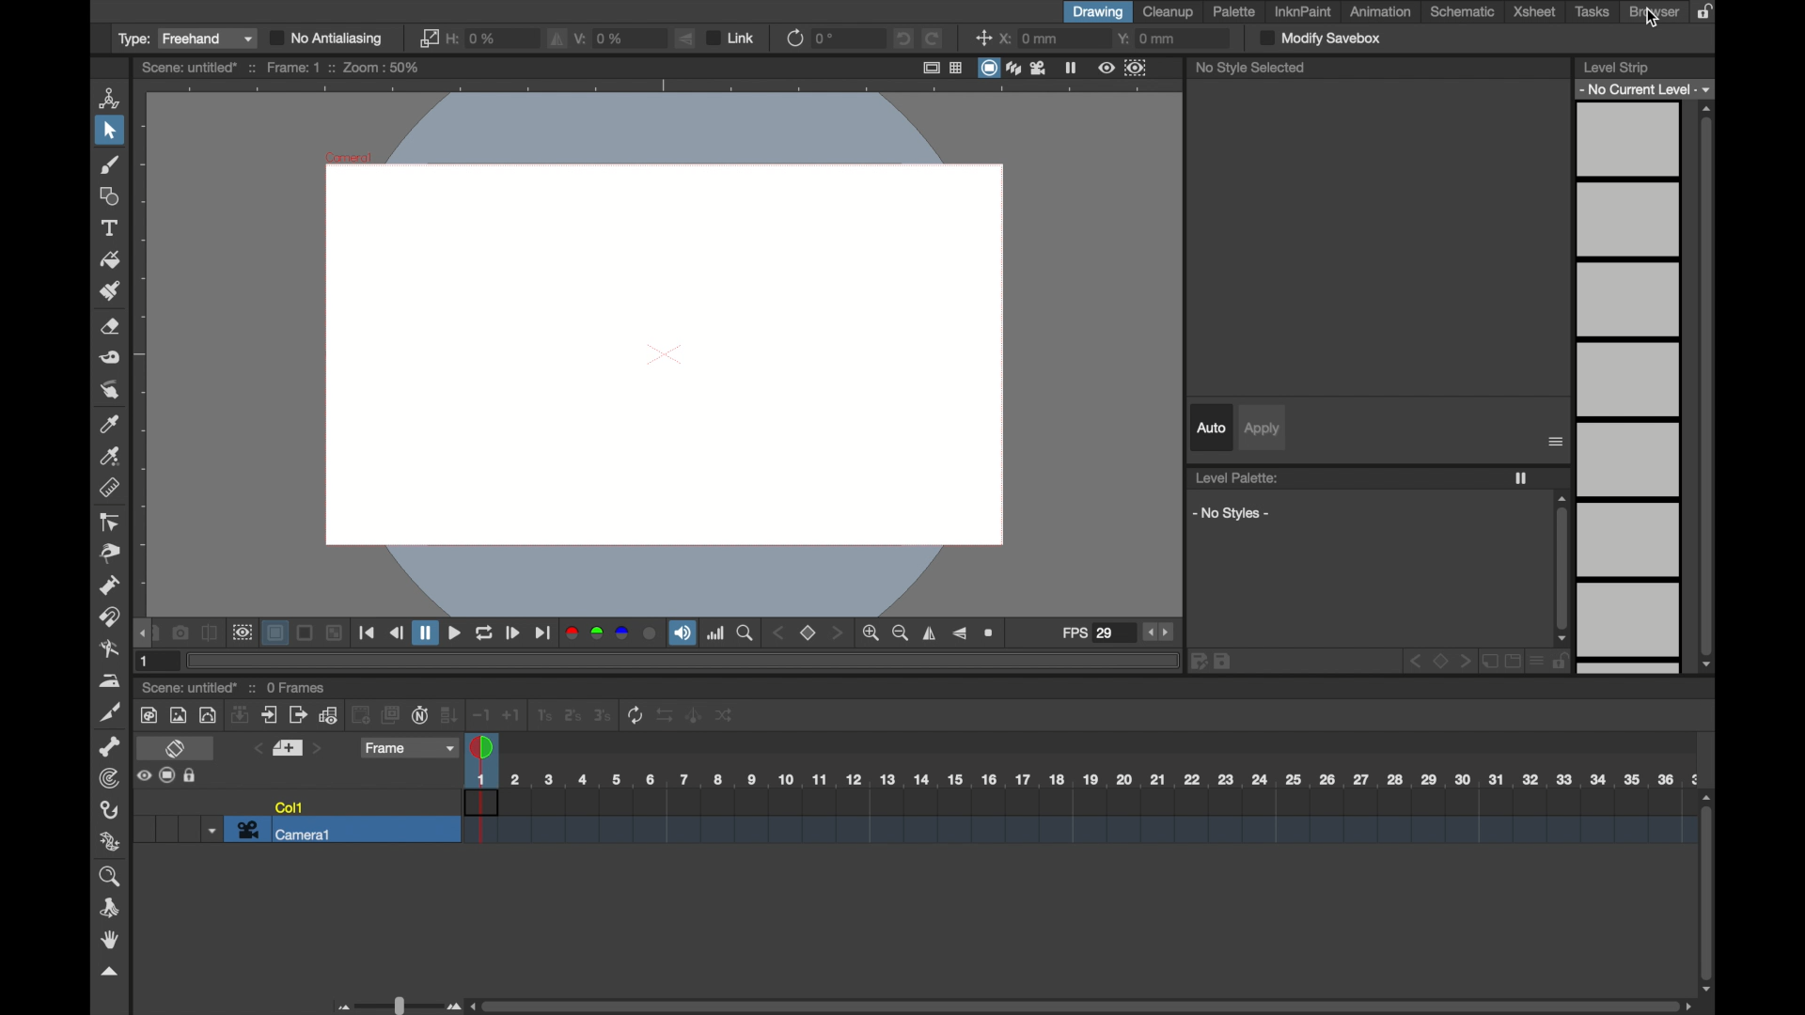 The image size is (1805, 1015). I want to click on h: 0%, so click(473, 39).